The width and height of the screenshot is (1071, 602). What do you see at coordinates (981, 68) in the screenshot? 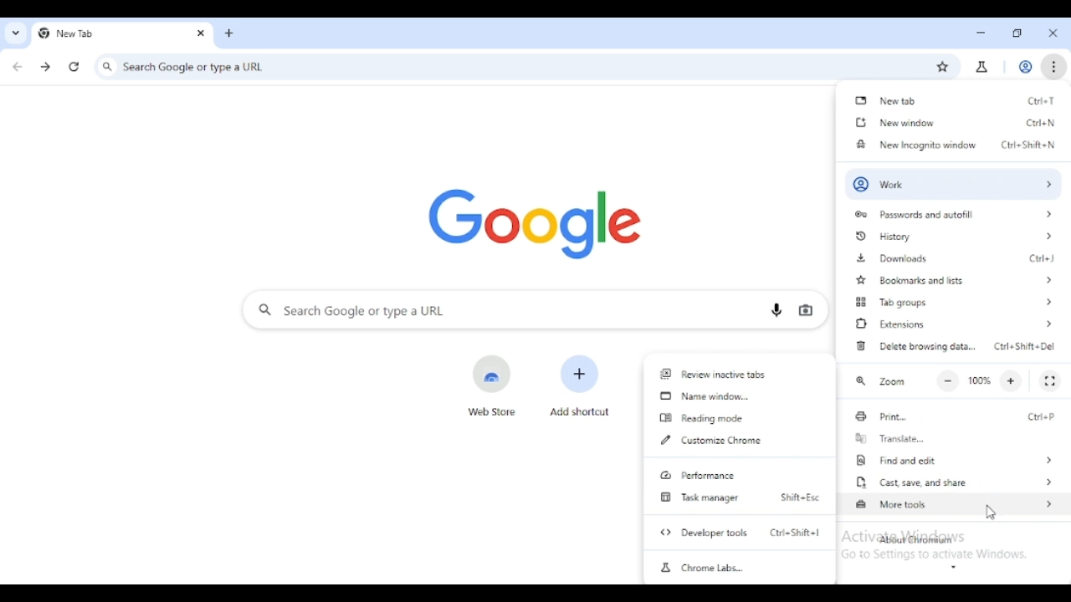
I see `chrome labs` at bounding box center [981, 68].